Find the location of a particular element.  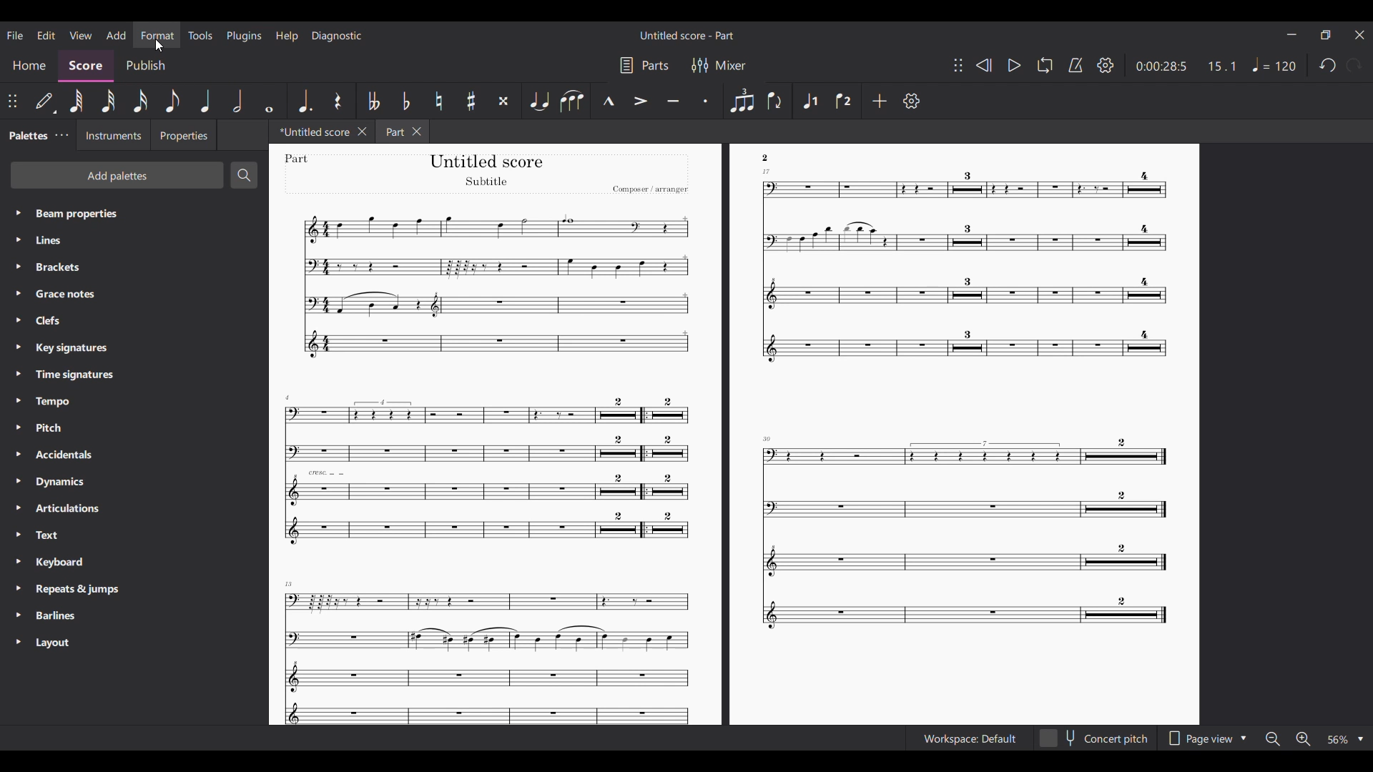

Close tab is located at coordinates (417, 132).